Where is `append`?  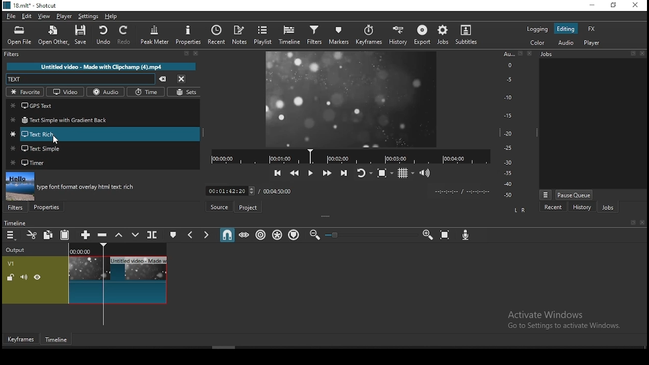 append is located at coordinates (87, 234).